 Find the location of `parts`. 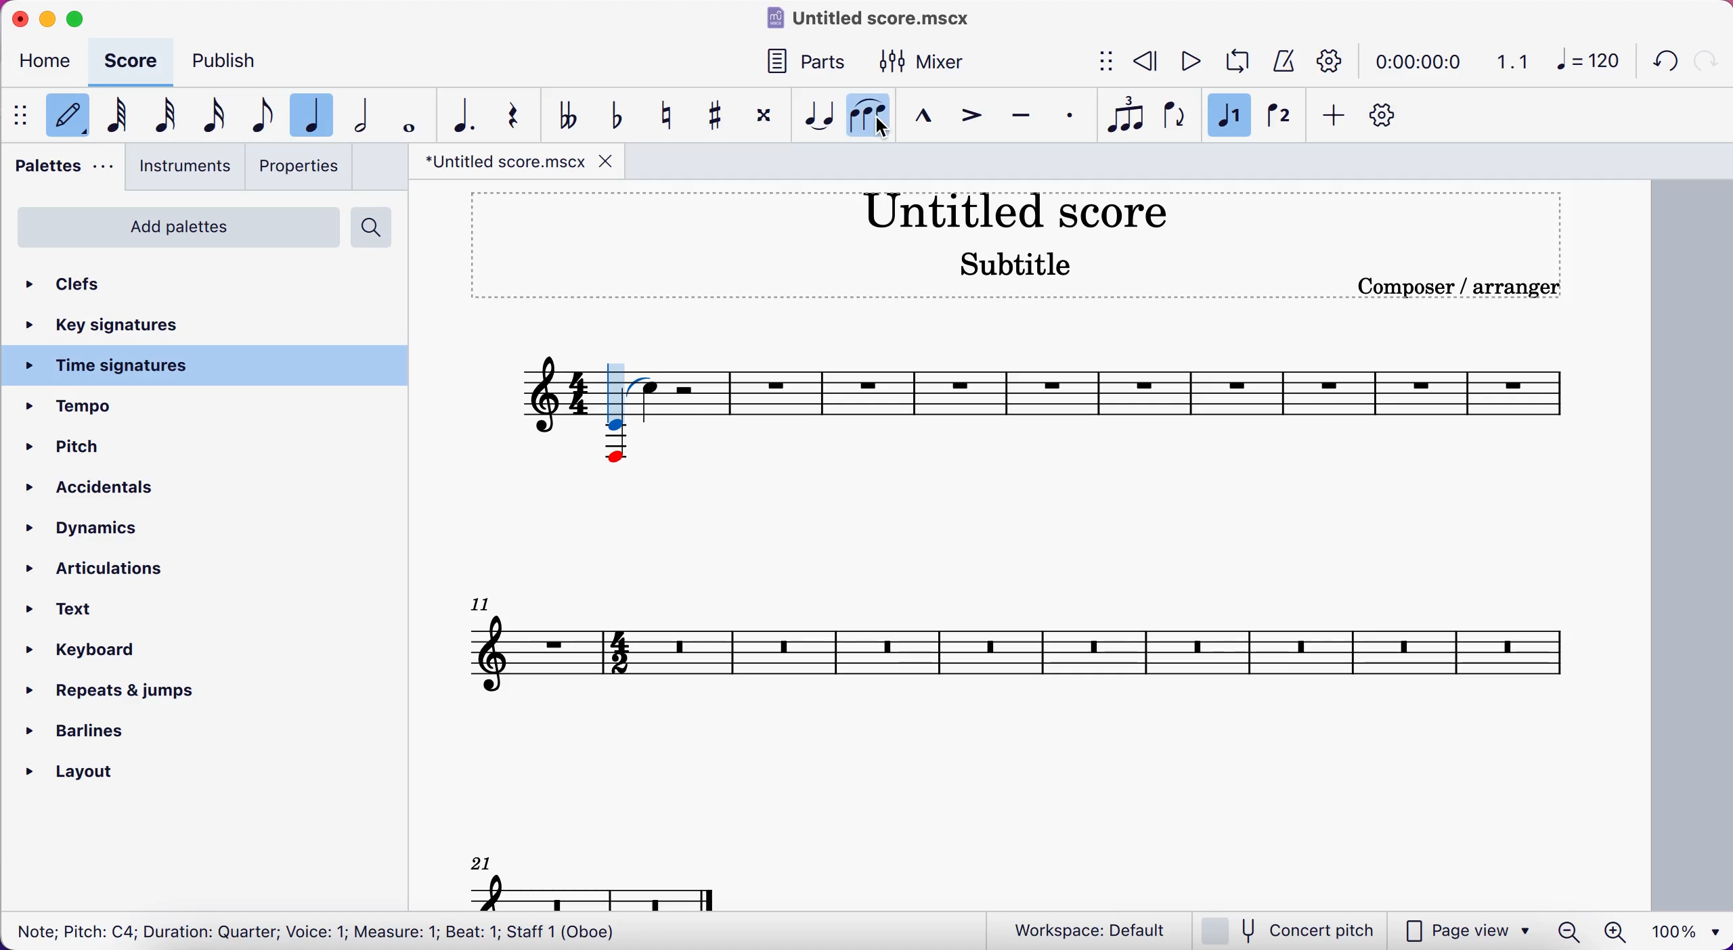

parts is located at coordinates (816, 64).